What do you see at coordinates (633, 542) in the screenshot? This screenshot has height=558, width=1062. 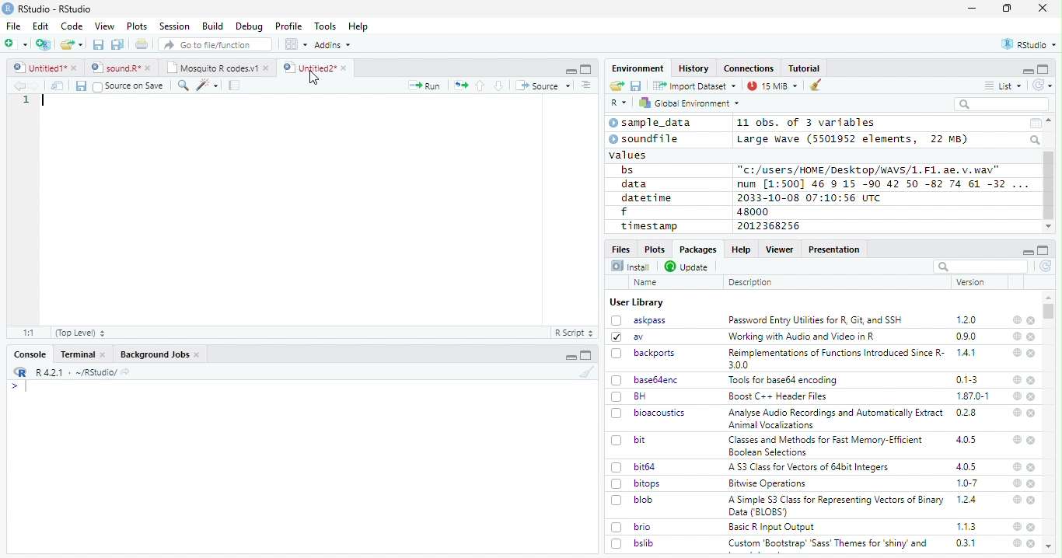 I see `bslib` at bounding box center [633, 542].